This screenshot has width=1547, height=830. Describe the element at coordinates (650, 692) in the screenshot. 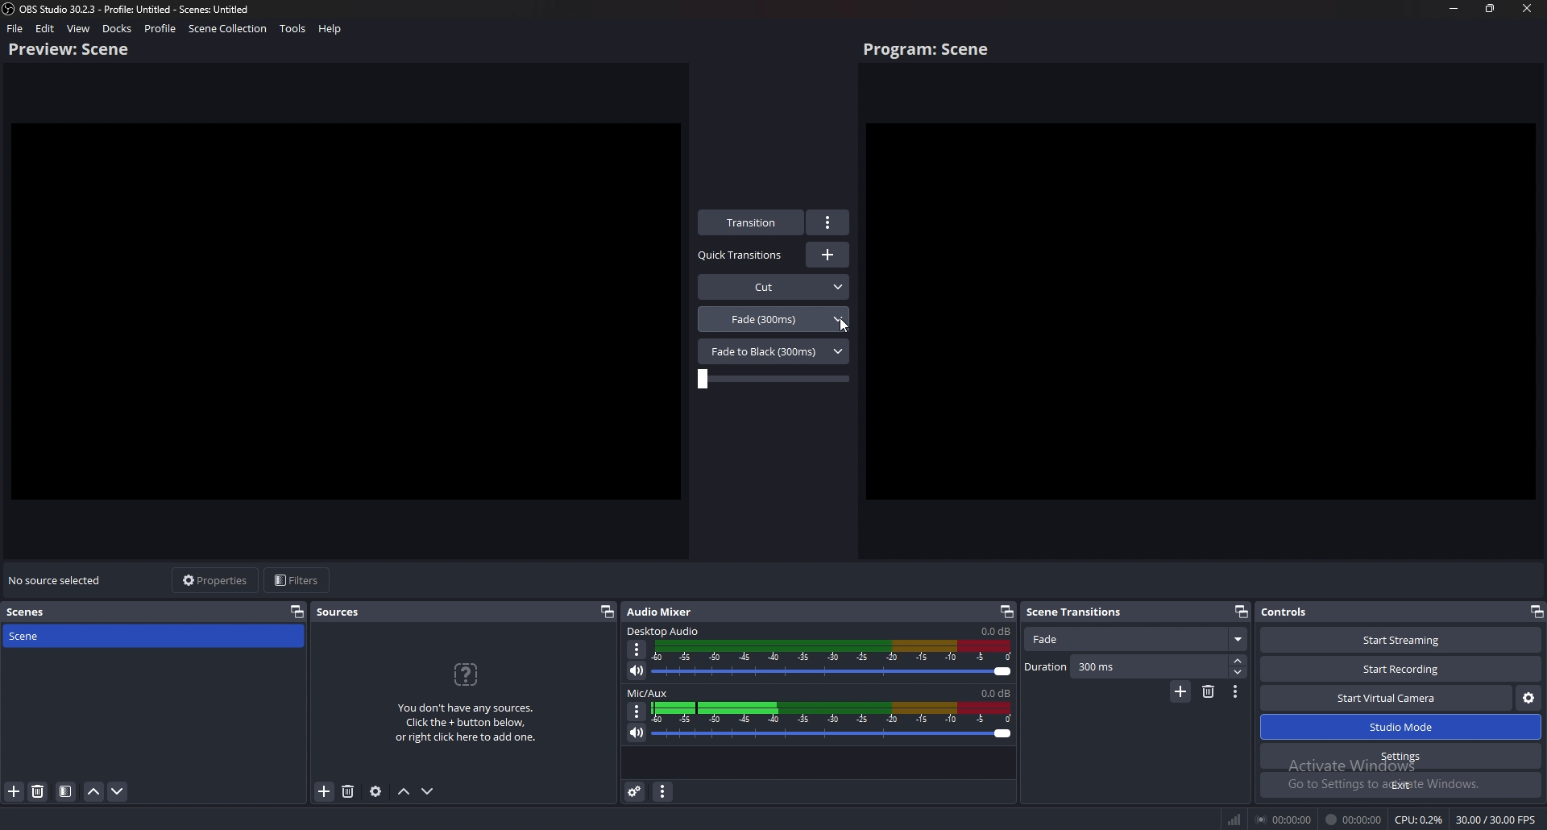

I see `mic/aux` at that location.